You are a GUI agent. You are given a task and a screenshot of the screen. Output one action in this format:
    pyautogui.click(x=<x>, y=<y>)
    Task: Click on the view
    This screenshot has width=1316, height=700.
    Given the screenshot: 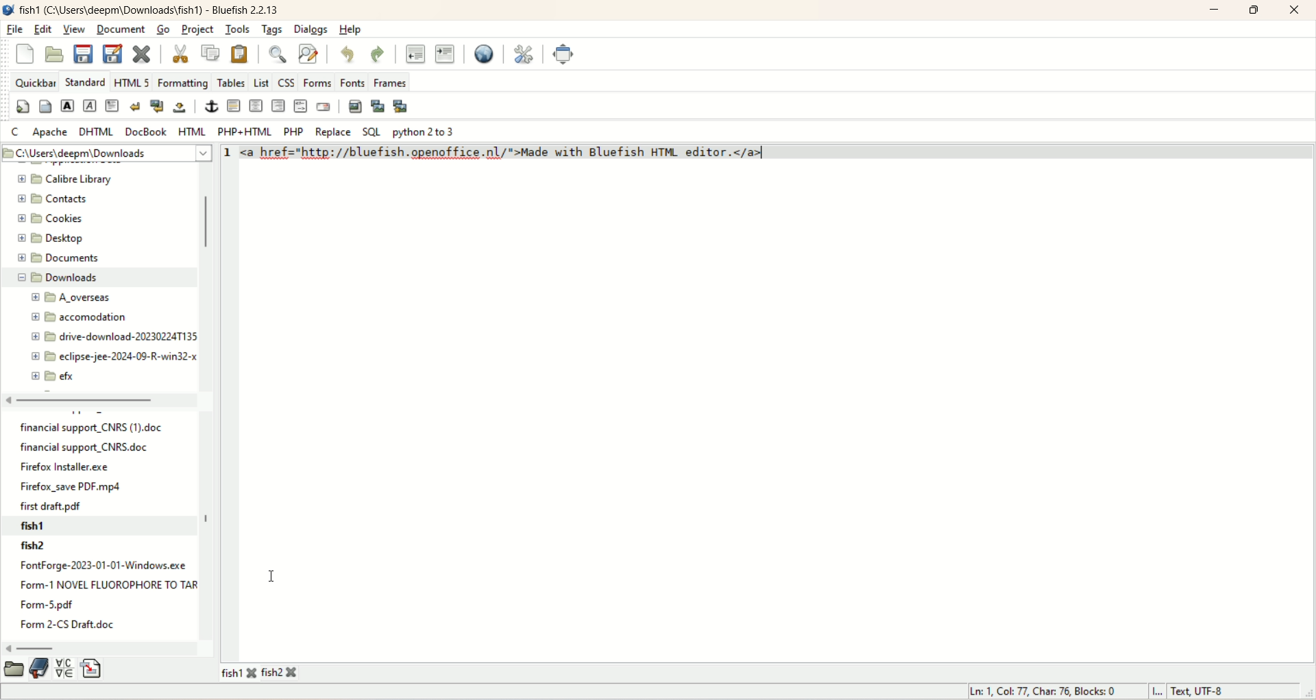 What is the action you would take?
    pyautogui.click(x=75, y=29)
    